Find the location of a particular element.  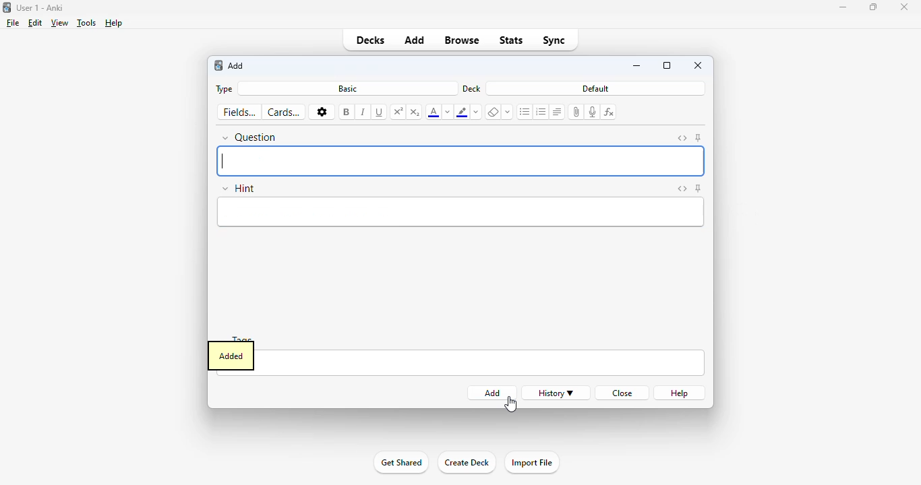

add is located at coordinates (235, 65).